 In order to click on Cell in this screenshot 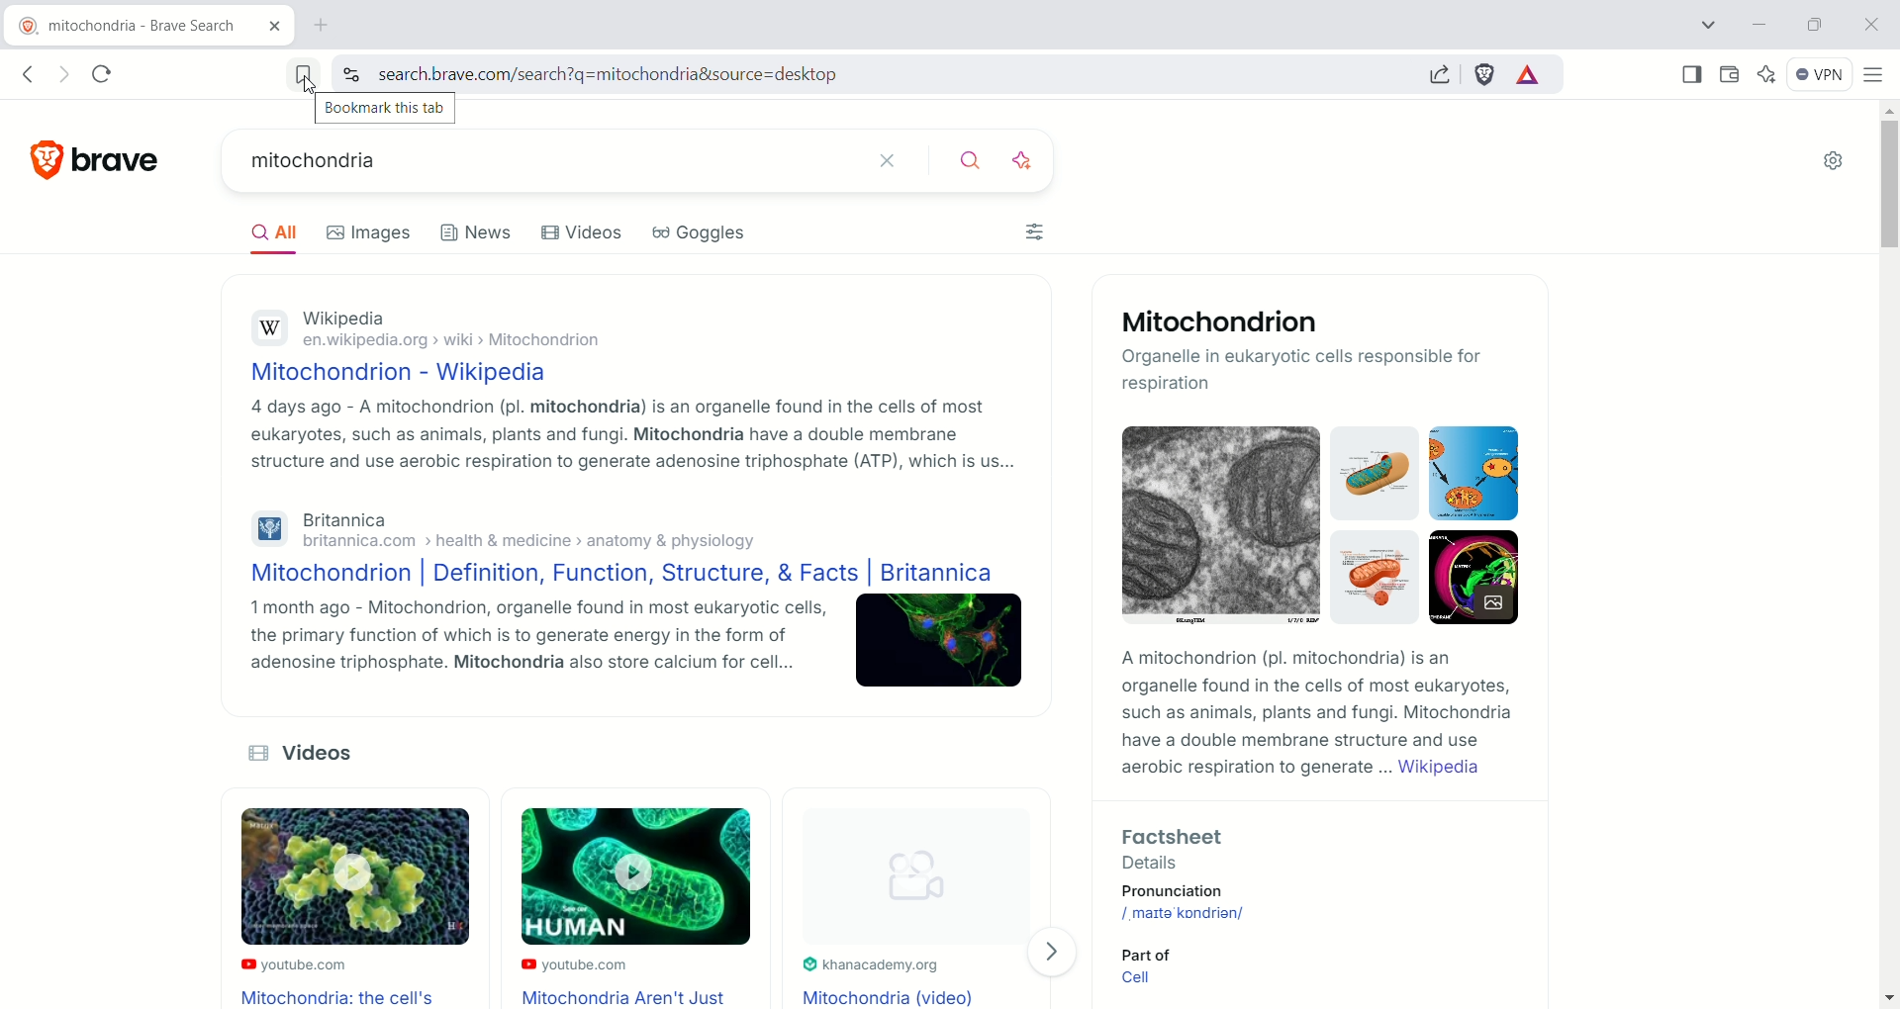, I will do `click(1142, 981)`.